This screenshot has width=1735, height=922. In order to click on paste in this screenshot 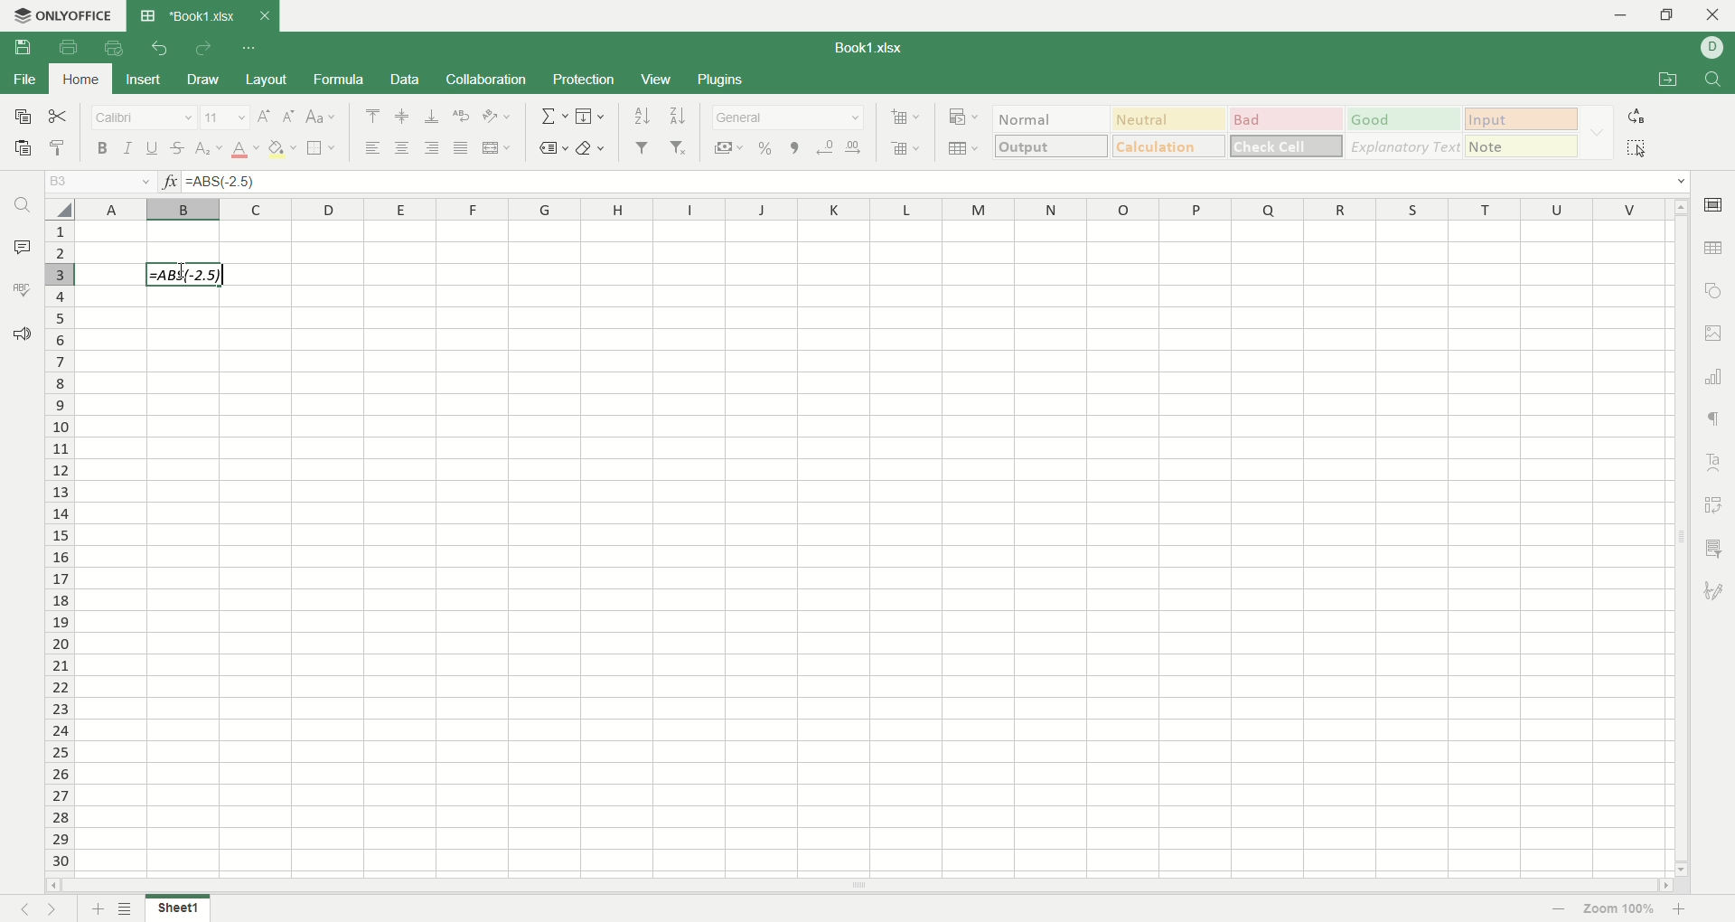, I will do `click(21, 147)`.